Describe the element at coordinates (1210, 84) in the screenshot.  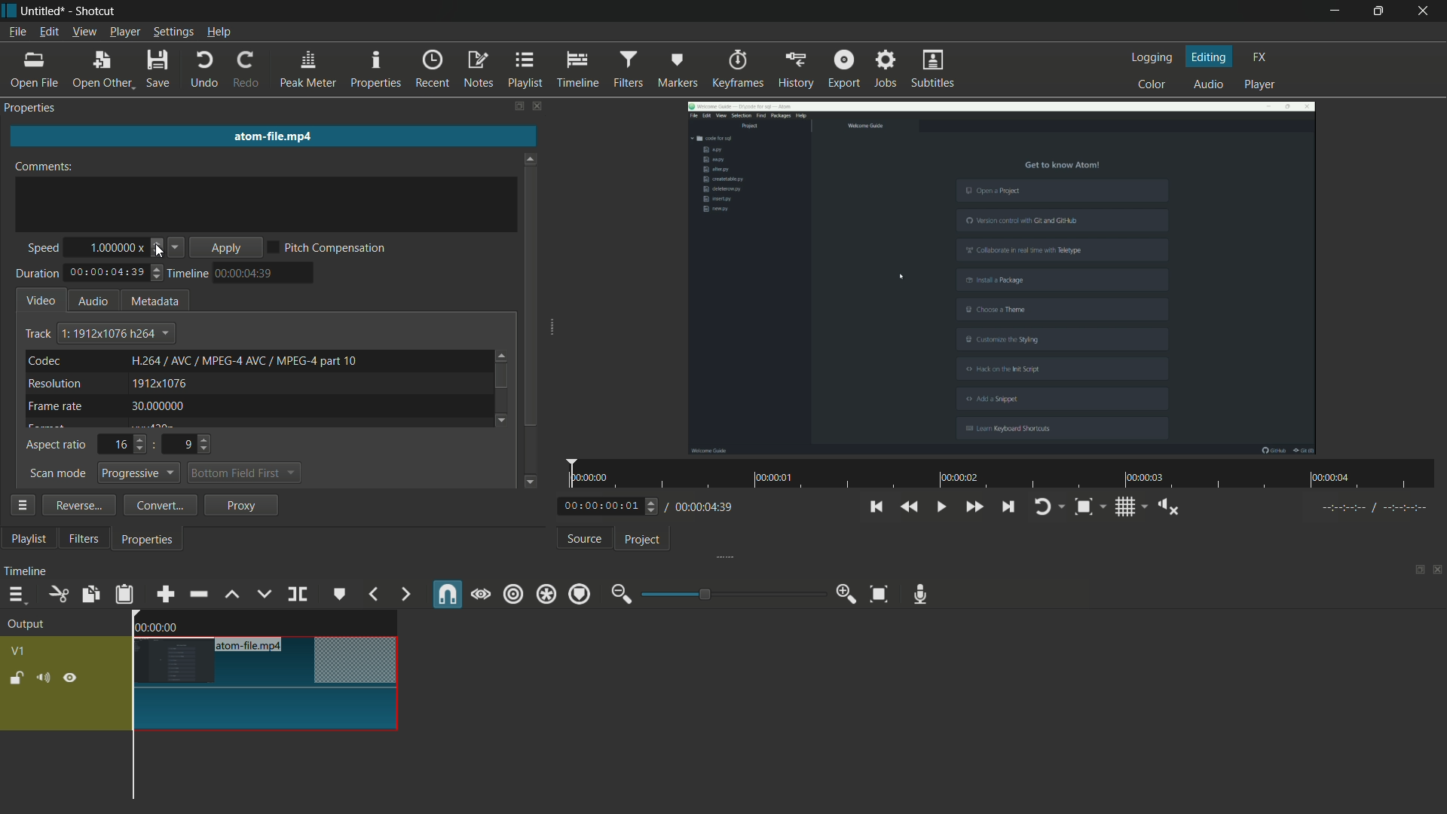
I see `audio` at that location.